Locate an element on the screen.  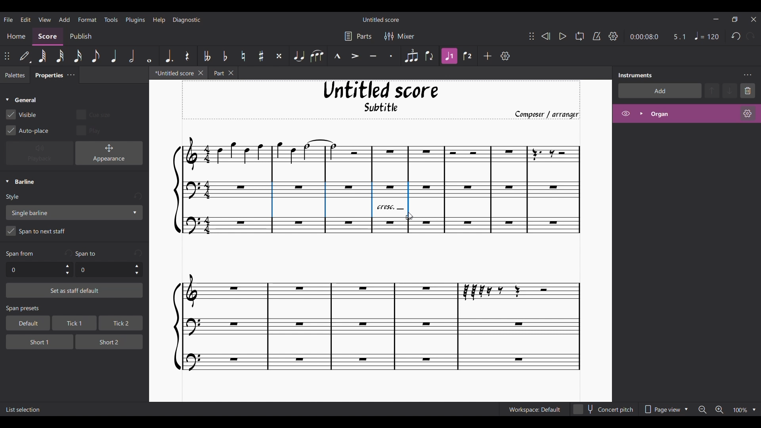
Toggle for Auto-place is located at coordinates (28, 130).